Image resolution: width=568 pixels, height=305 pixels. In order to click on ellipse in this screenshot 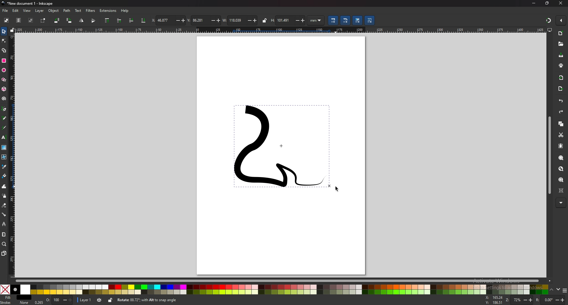, I will do `click(4, 70)`.